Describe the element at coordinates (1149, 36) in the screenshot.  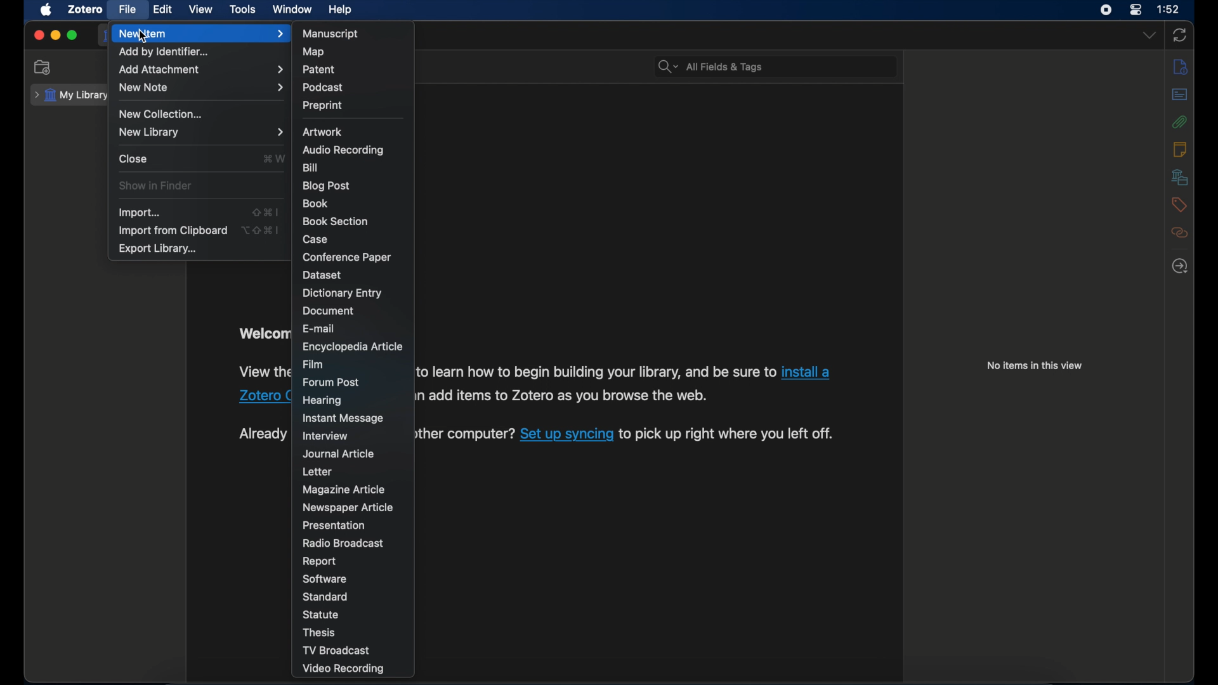
I see `dropdown` at that location.